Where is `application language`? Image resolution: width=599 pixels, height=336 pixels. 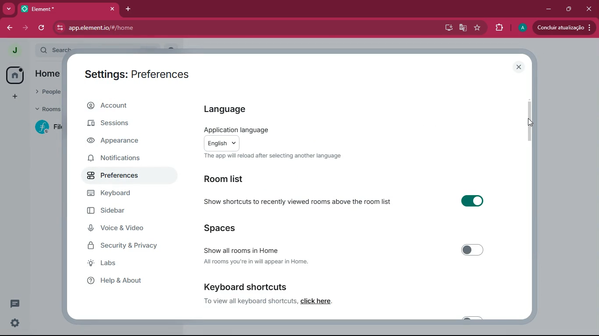 application language is located at coordinates (236, 129).